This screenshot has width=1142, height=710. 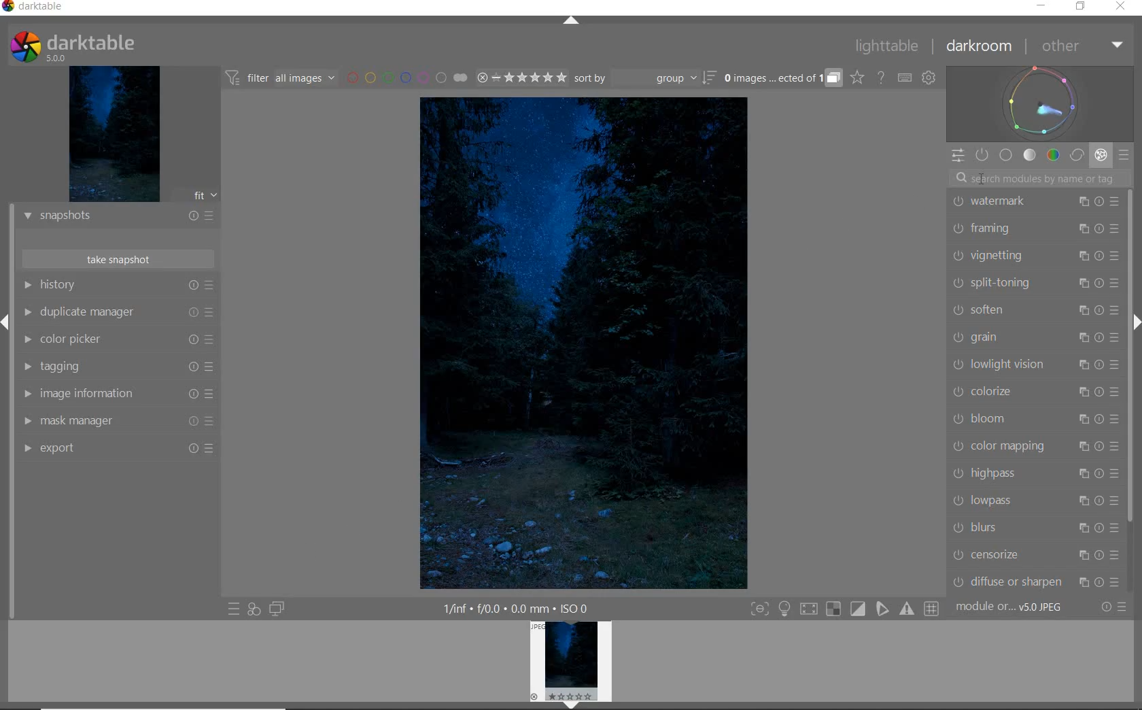 I want to click on HISTORY, so click(x=116, y=285).